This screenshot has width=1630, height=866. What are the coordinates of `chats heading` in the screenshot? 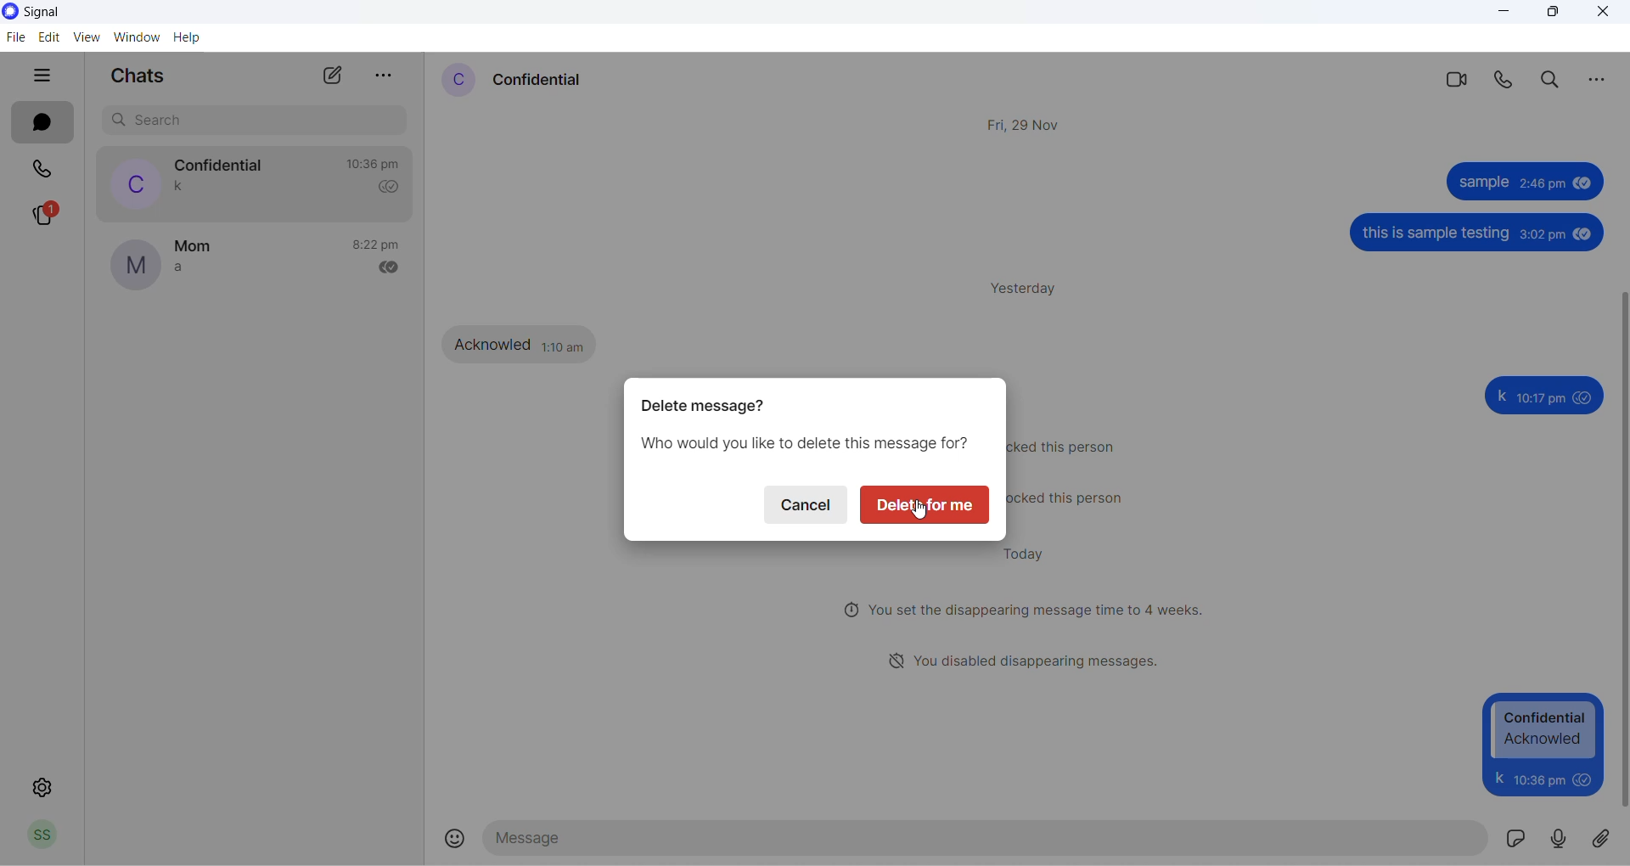 It's located at (145, 79).